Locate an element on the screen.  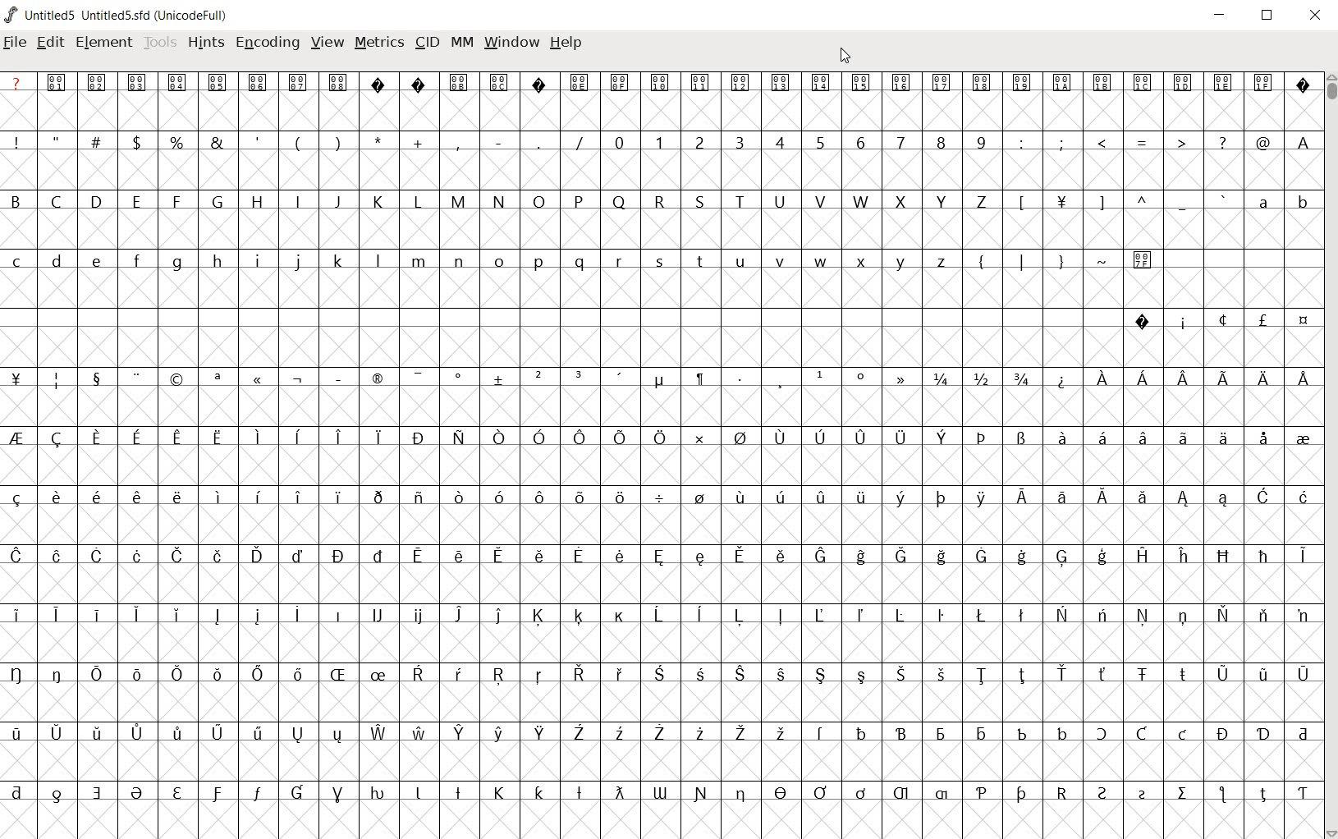
Symbol is located at coordinates (537, 82).